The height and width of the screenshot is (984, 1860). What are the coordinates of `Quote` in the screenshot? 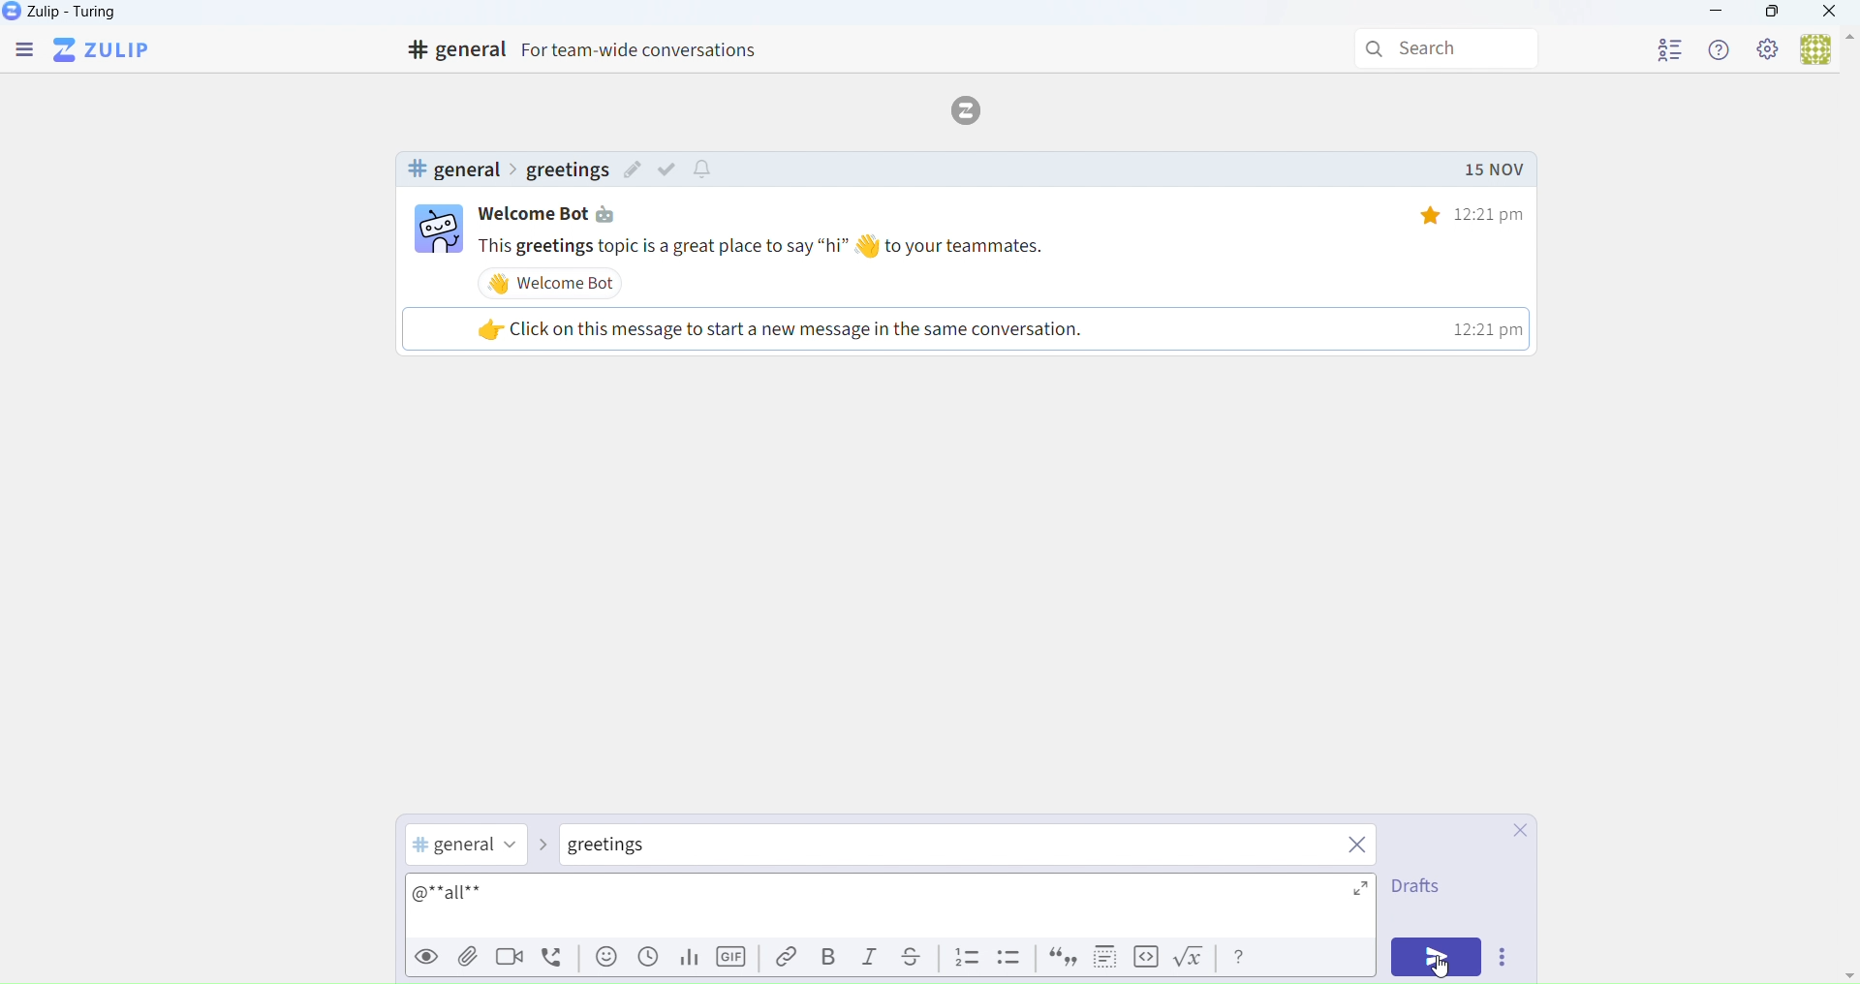 It's located at (1060, 960).